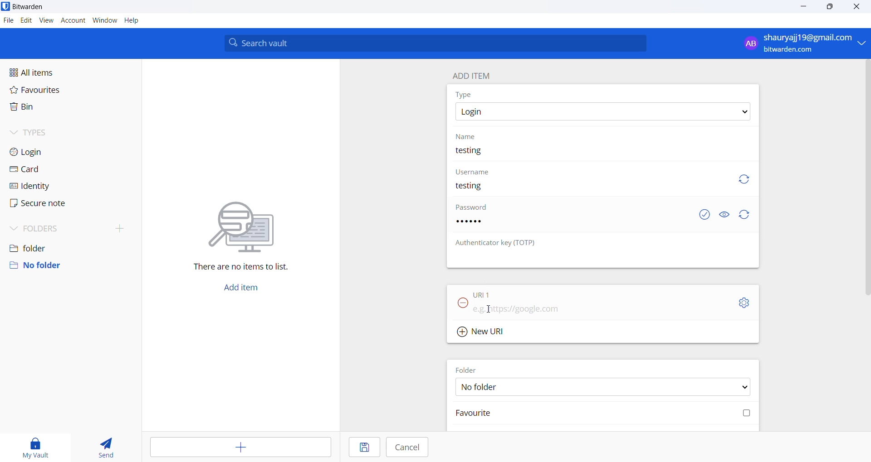  What do you see at coordinates (591, 260) in the screenshot?
I see `OTP input box` at bounding box center [591, 260].